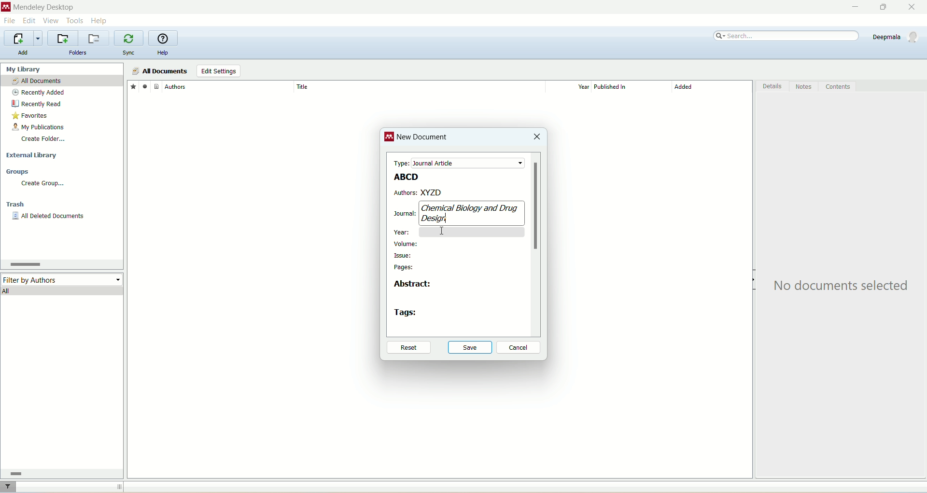 This screenshot has height=493, width=927. I want to click on sync, so click(130, 53).